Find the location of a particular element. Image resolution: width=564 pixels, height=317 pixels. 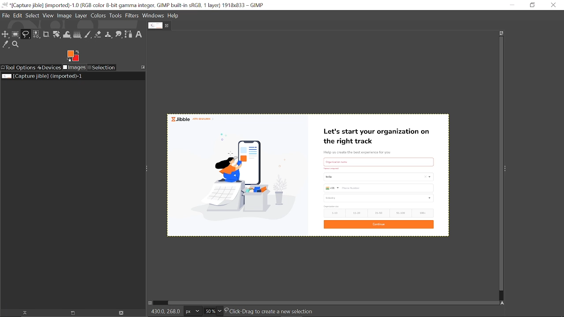

Current image is located at coordinates (309, 174).